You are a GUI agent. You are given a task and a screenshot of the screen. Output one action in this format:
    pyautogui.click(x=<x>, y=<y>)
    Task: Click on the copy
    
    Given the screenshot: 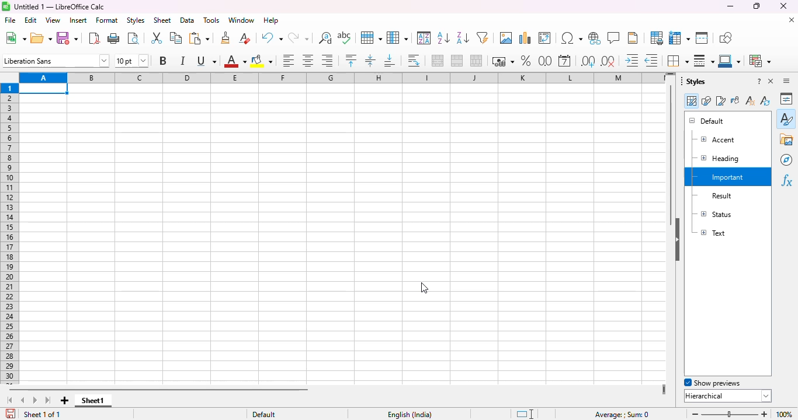 What is the action you would take?
    pyautogui.click(x=176, y=37)
    